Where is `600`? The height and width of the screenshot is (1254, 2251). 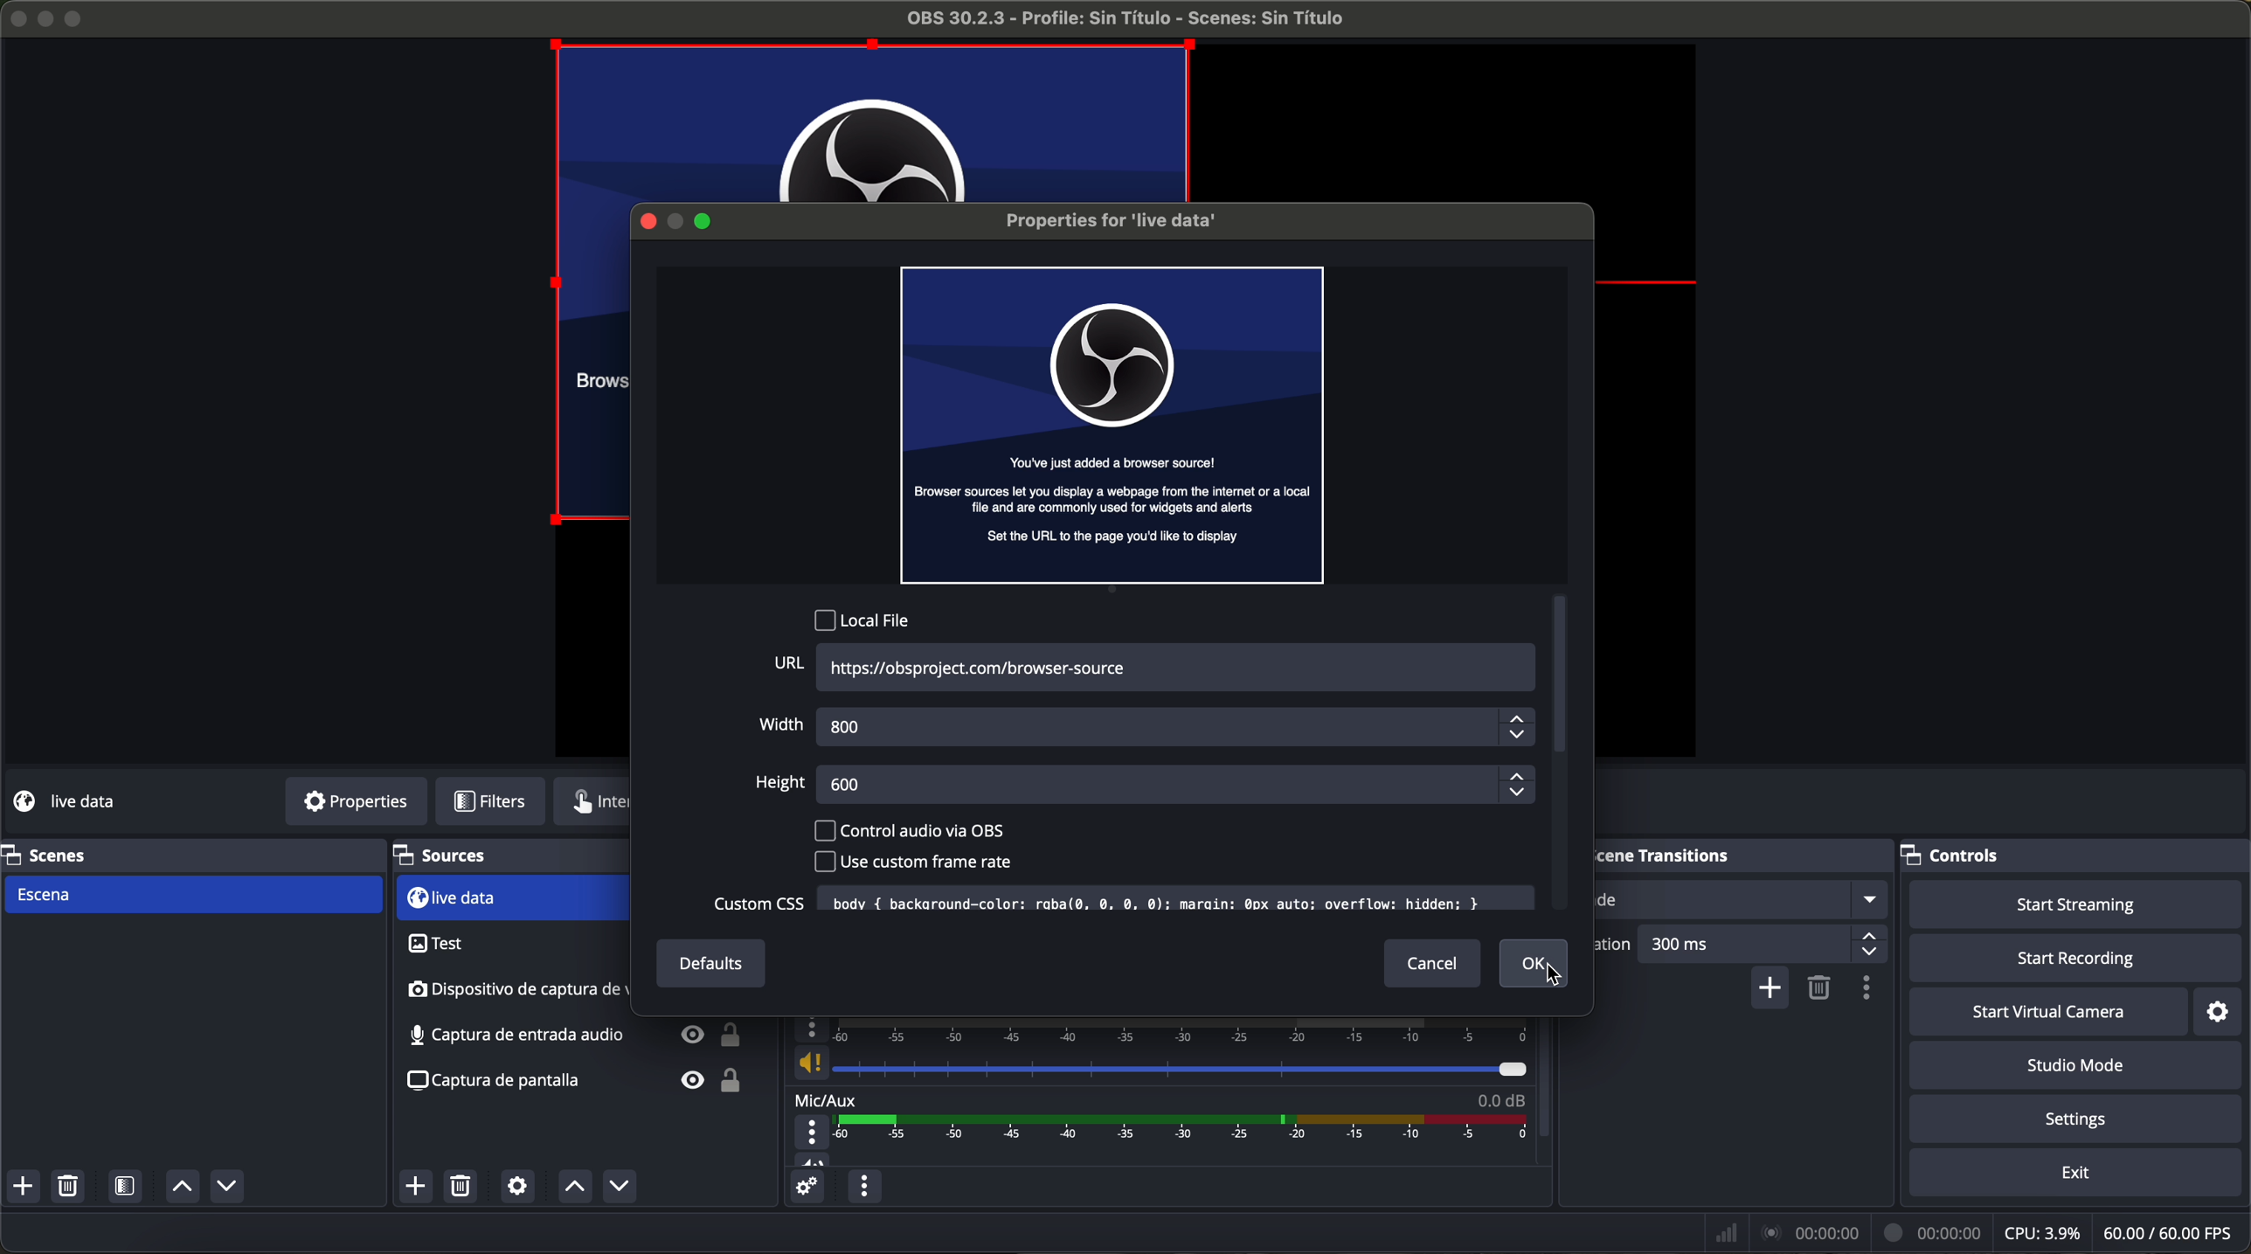
600 is located at coordinates (1179, 784).